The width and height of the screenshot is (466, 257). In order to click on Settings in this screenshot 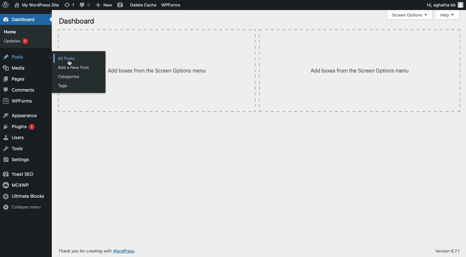, I will do `click(17, 160)`.